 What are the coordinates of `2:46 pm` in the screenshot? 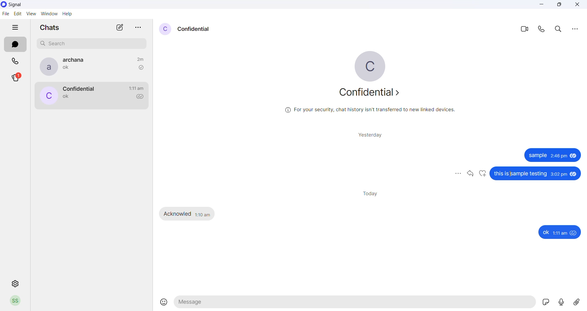 It's located at (558, 157).